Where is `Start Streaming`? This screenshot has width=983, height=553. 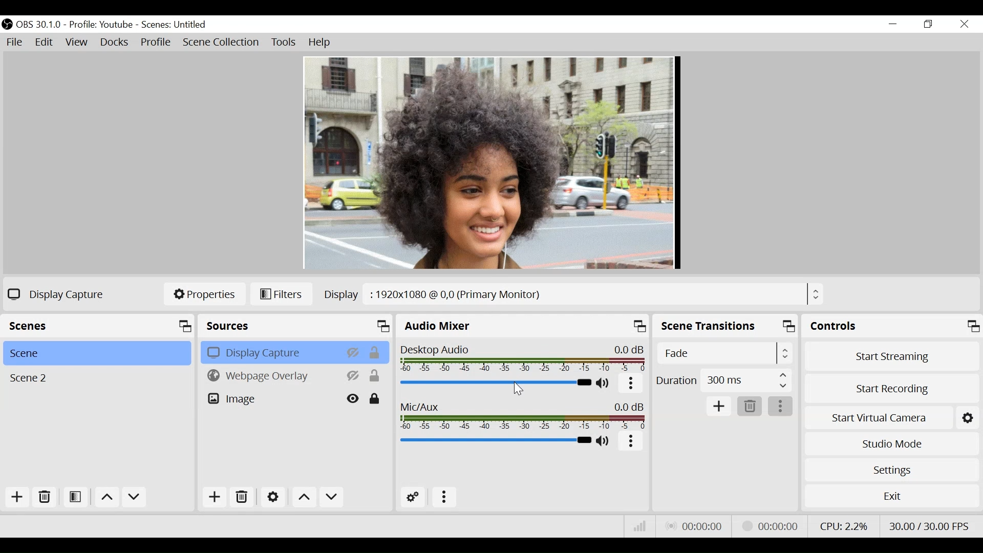
Start Streaming is located at coordinates (889, 356).